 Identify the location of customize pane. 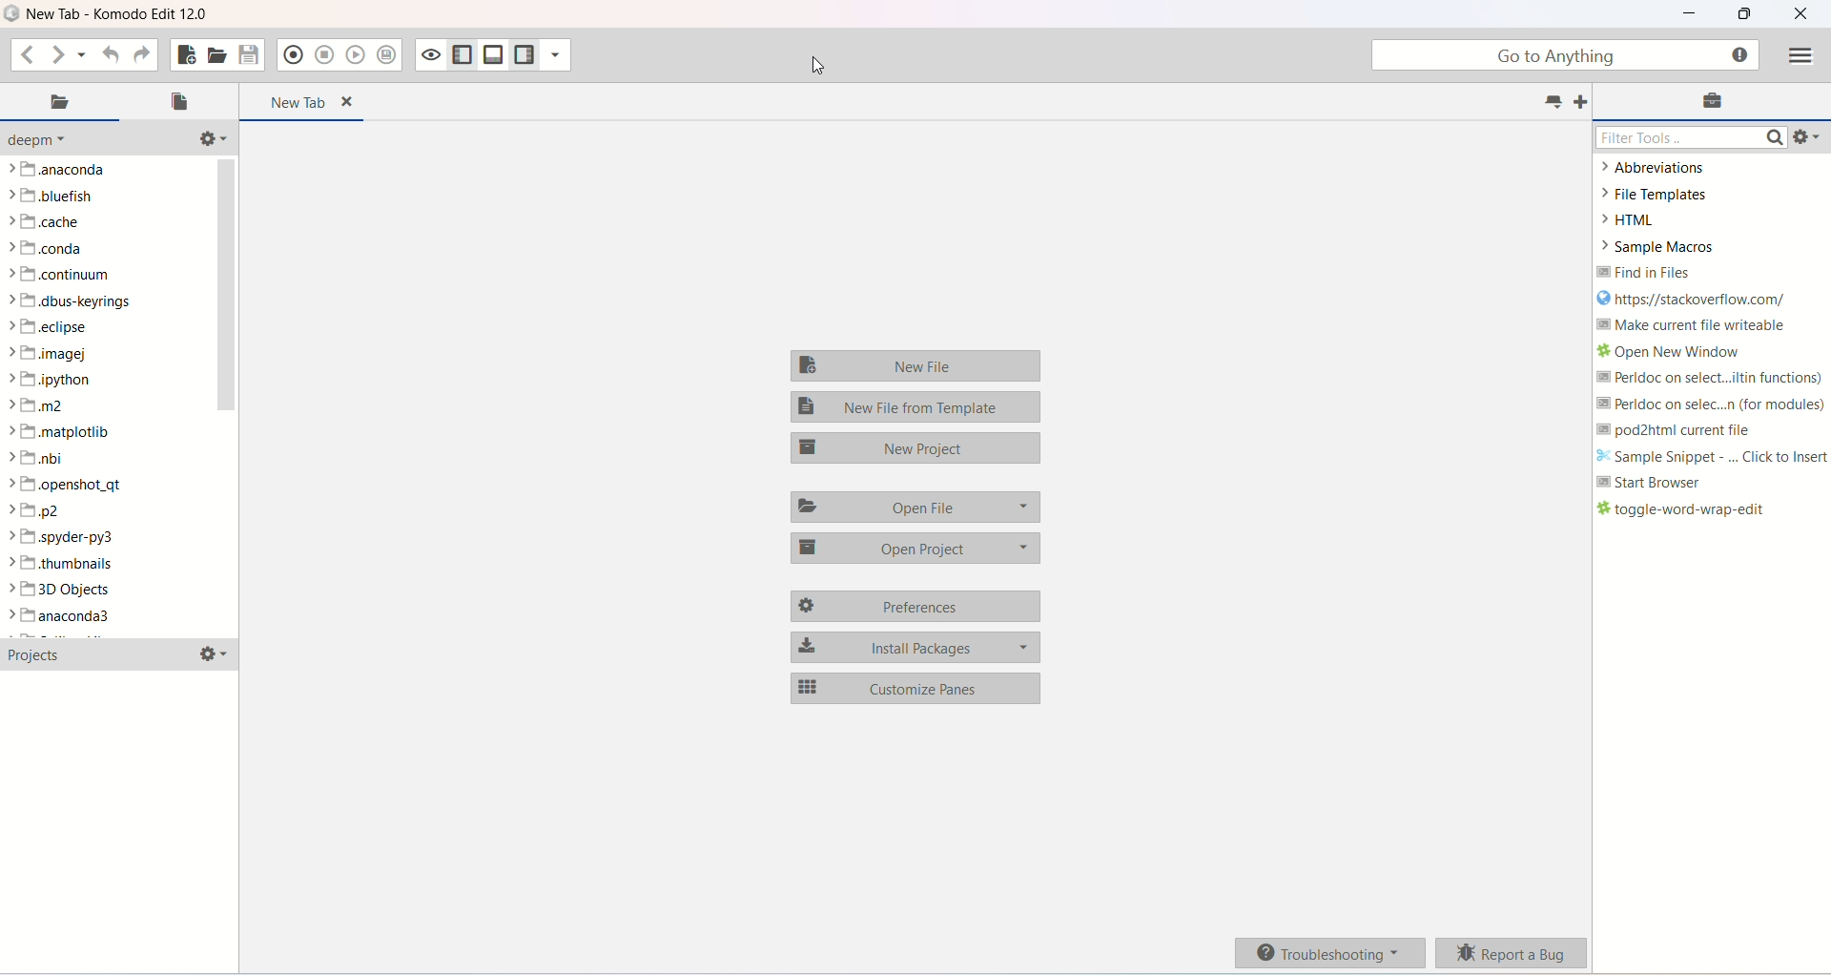
(920, 687).